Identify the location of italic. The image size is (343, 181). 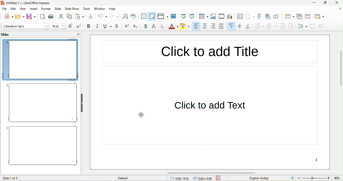
(97, 26).